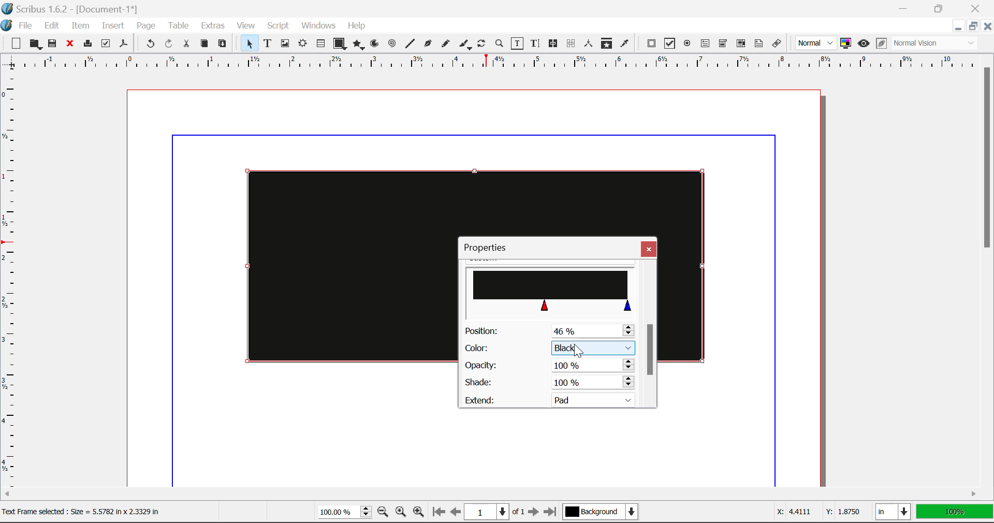  Describe the element at coordinates (112, 27) in the screenshot. I see `Insert` at that location.